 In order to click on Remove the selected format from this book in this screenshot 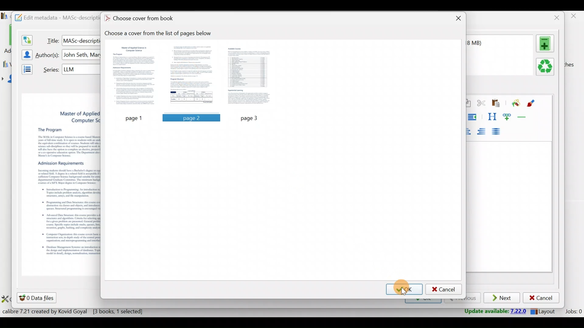, I will do `click(546, 67)`.